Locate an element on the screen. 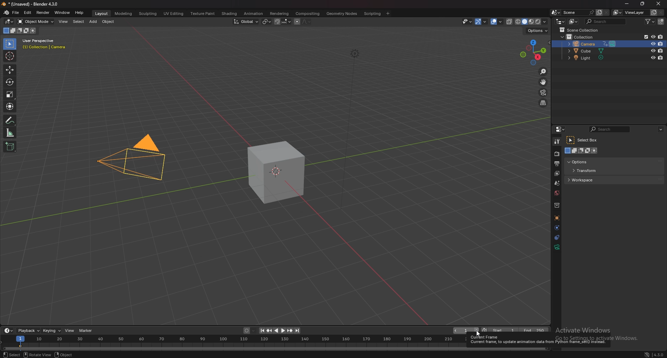 This screenshot has width=667, height=358. texture paint is located at coordinates (203, 14).